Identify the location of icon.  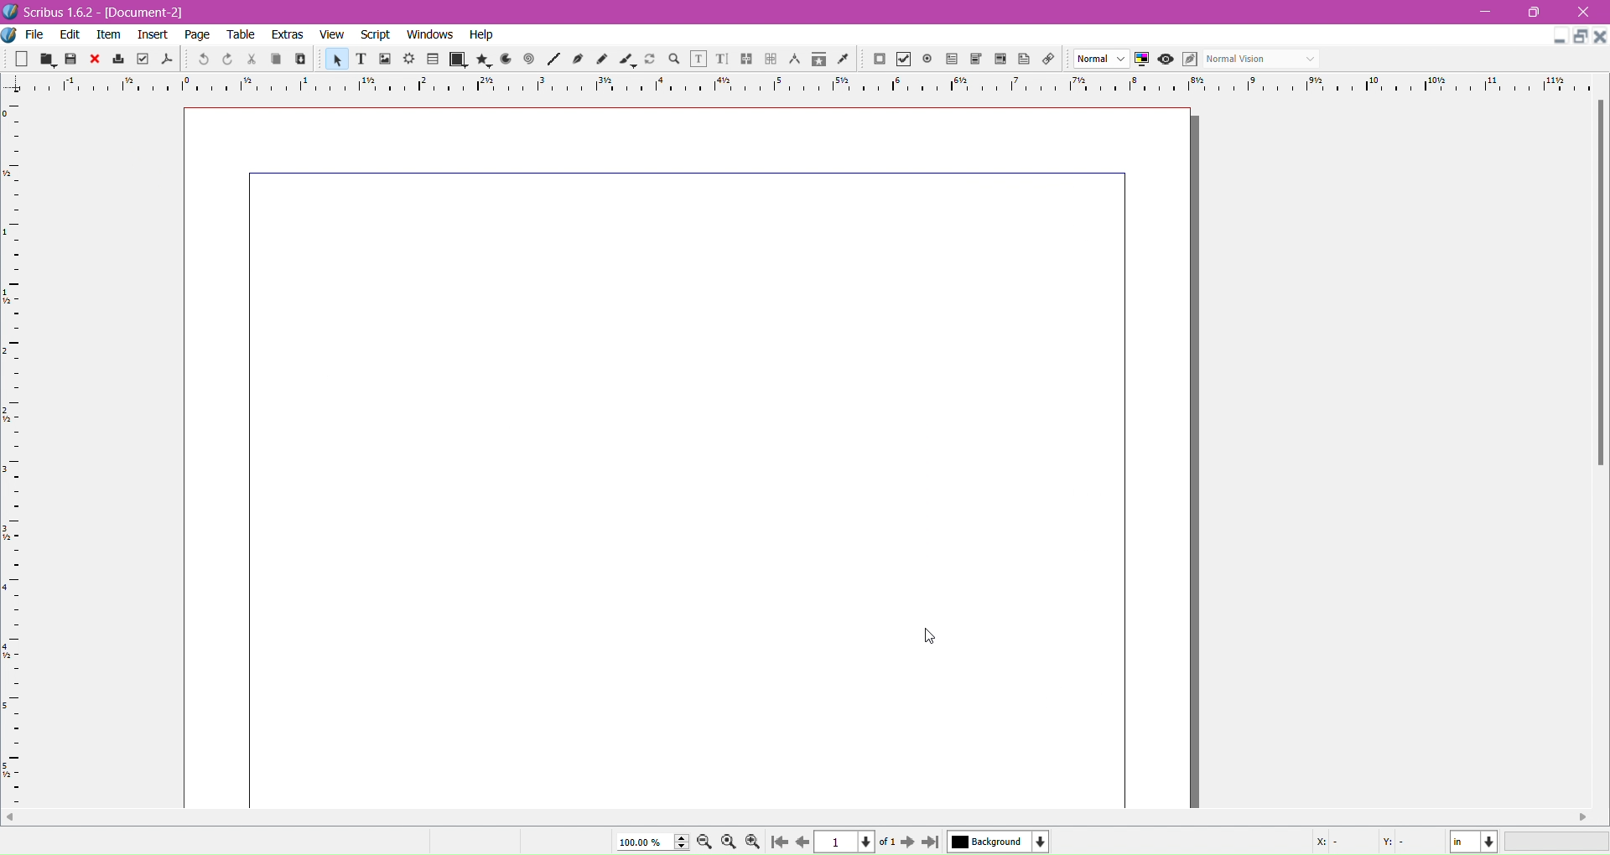
(552, 60).